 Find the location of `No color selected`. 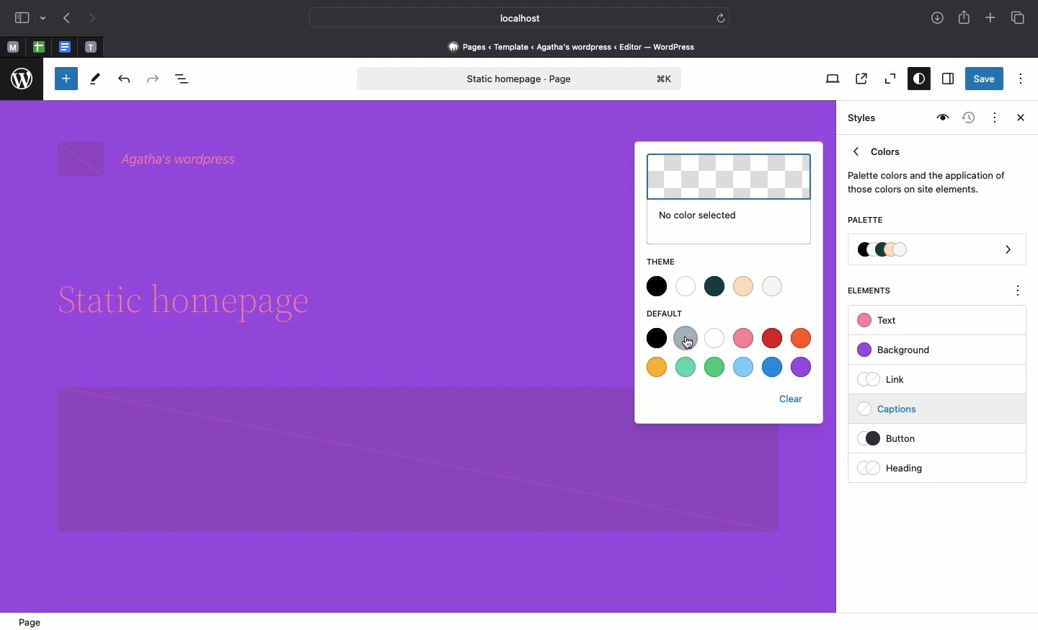

No color selected is located at coordinates (728, 199).